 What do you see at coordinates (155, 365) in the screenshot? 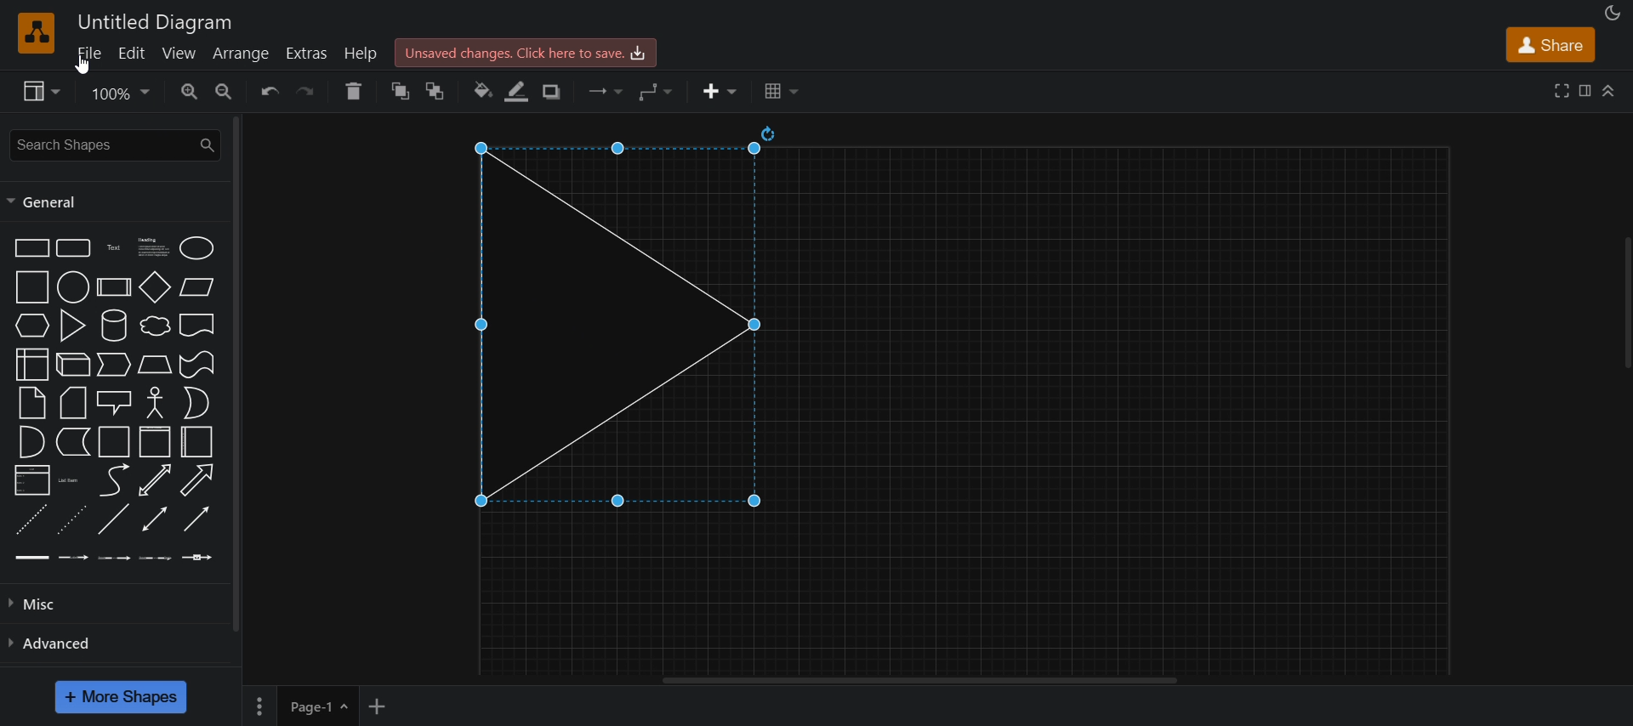
I see `trapezoid` at bounding box center [155, 365].